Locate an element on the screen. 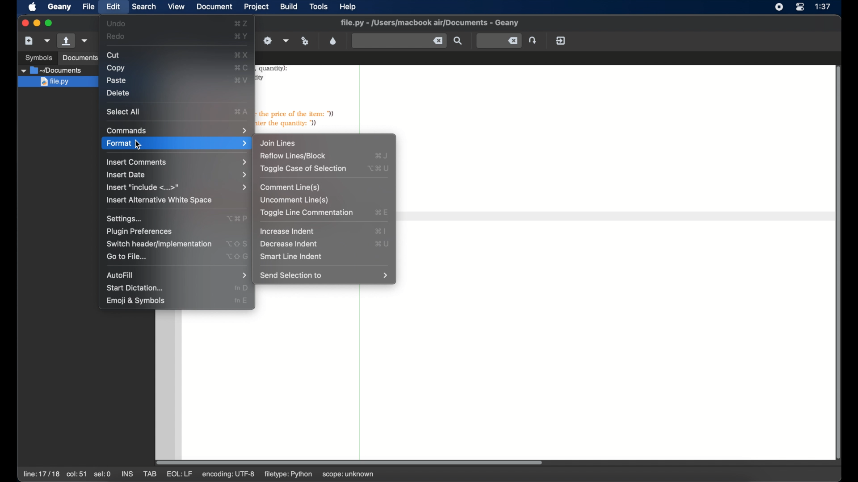 The image size is (858, 482). symbols is located at coordinates (38, 57).